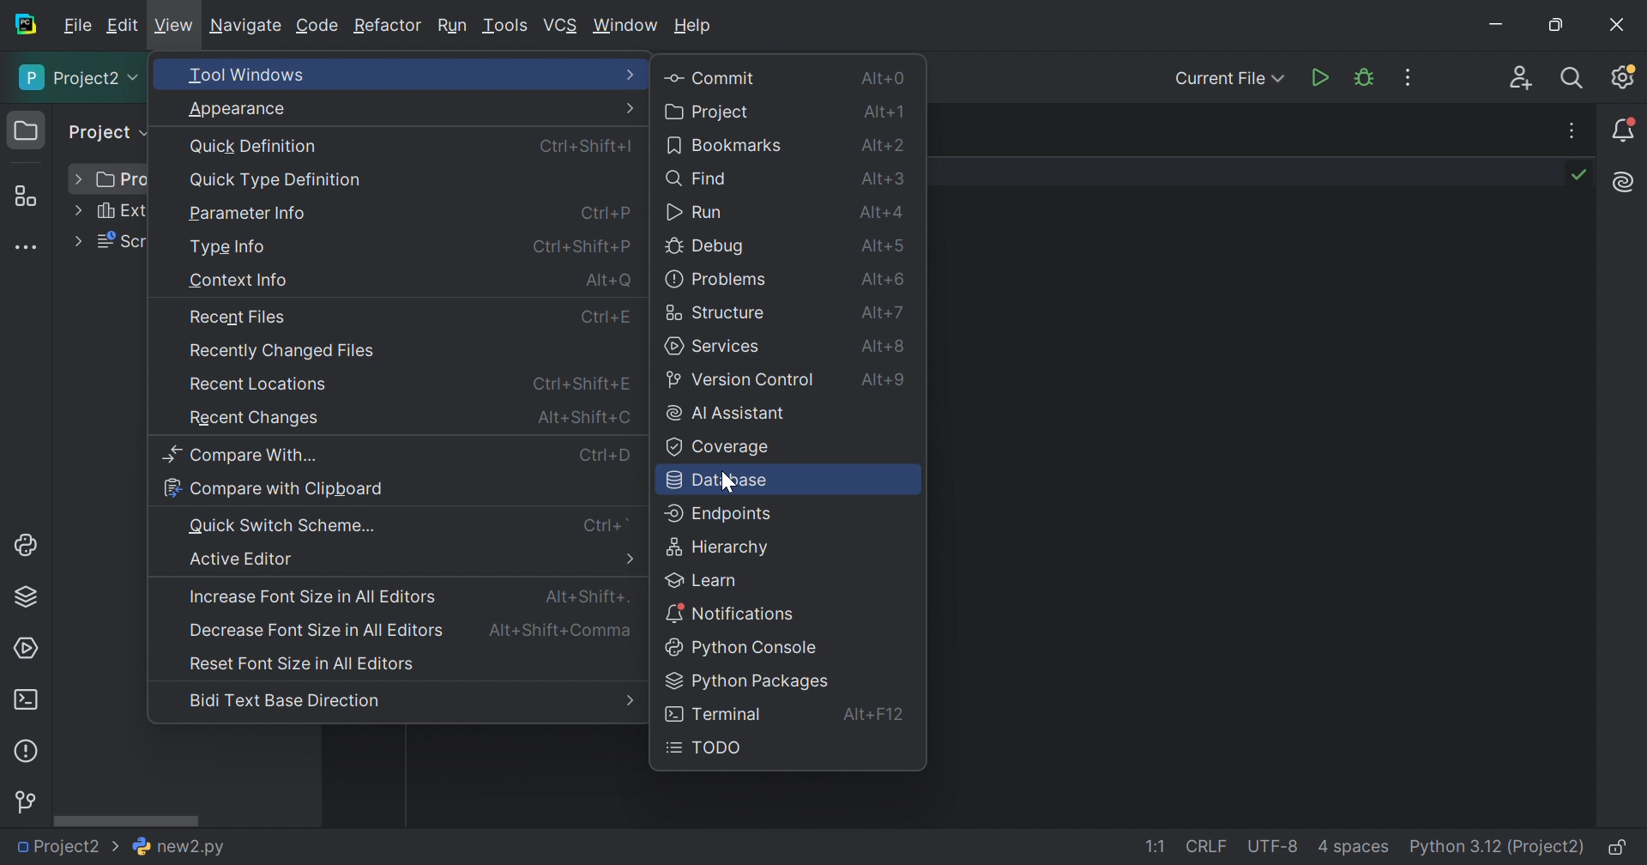  What do you see at coordinates (27, 131) in the screenshot?
I see `Project icon` at bounding box center [27, 131].